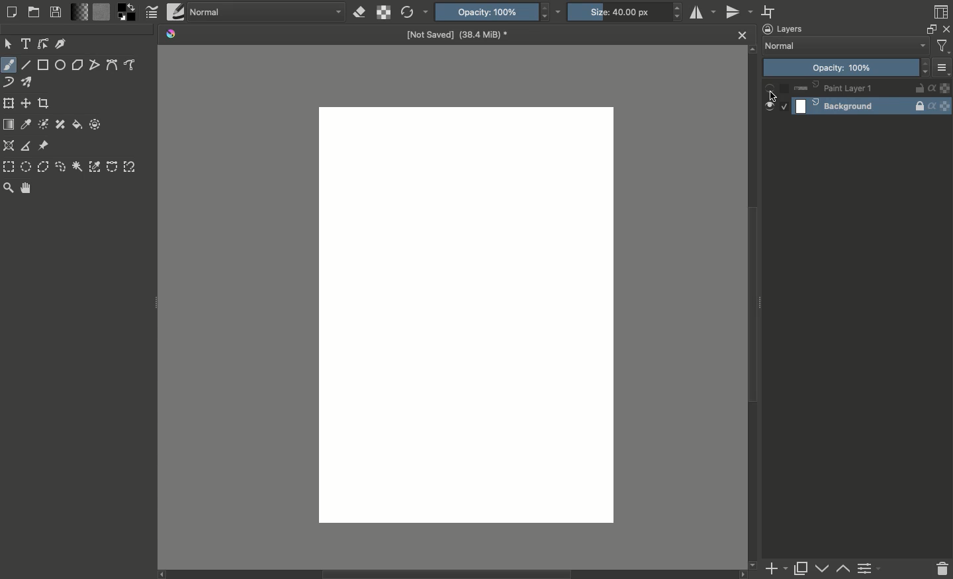 The image size is (953, 579). What do you see at coordinates (453, 576) in the screenshot?
I see `Scroll` at bounding box center [453, 576].